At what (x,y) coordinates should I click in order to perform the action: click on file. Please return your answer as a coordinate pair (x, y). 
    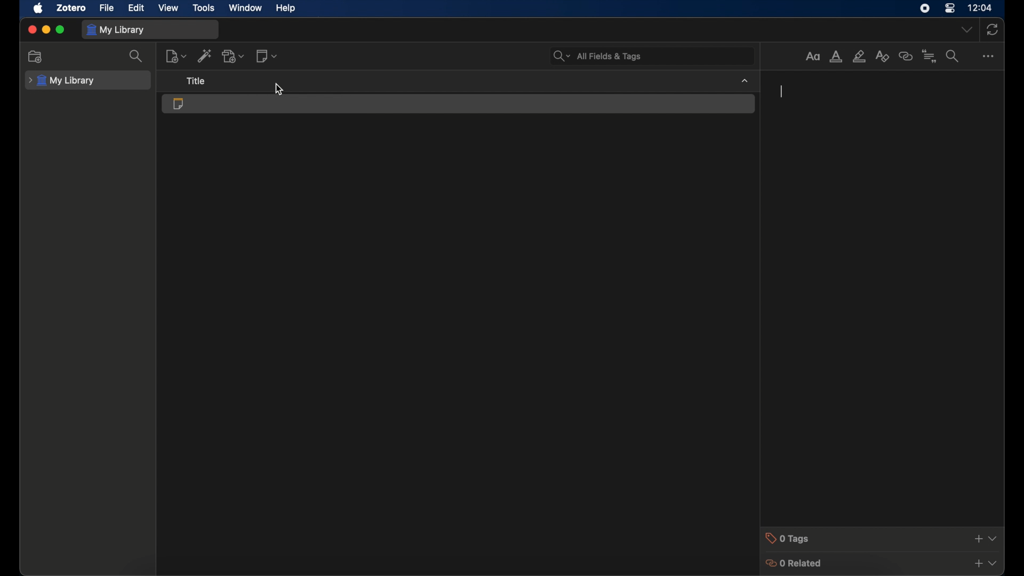
    Looking at the image, I should click on (107, 8).